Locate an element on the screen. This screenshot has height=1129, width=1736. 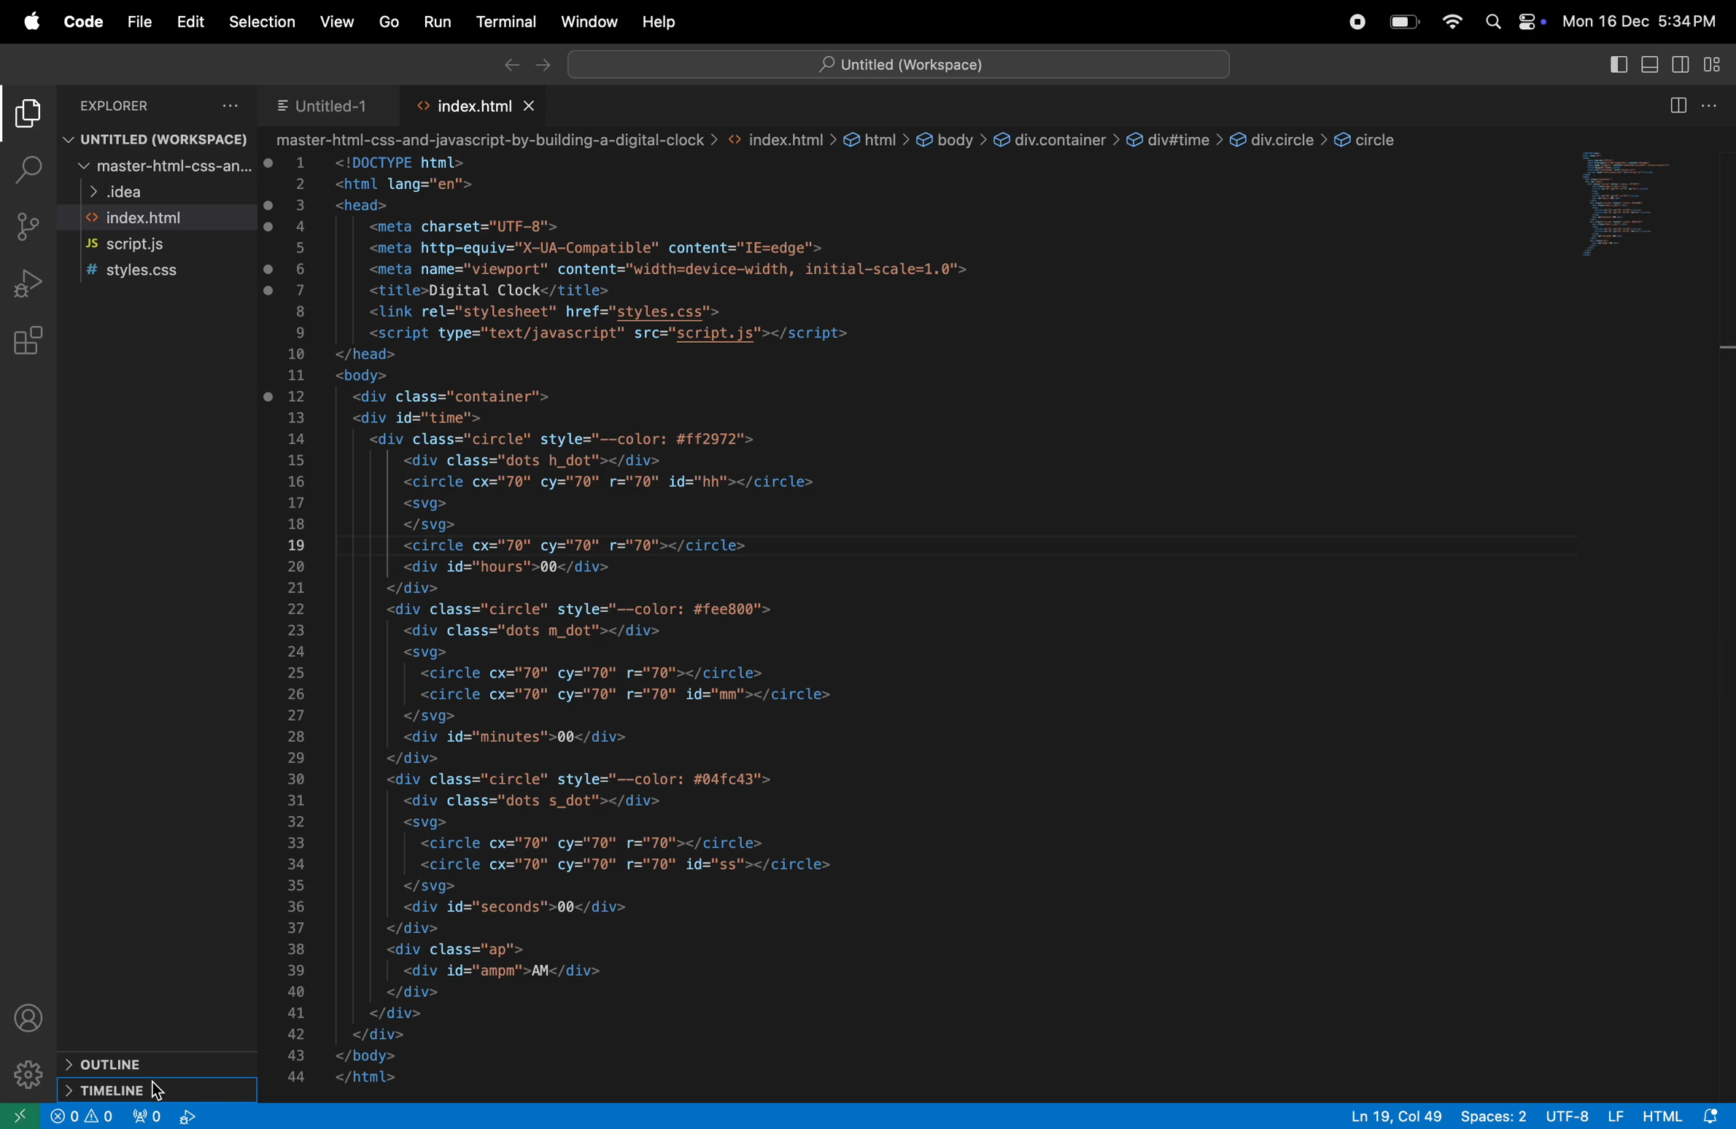
forward is located at coordinates (544, 63).